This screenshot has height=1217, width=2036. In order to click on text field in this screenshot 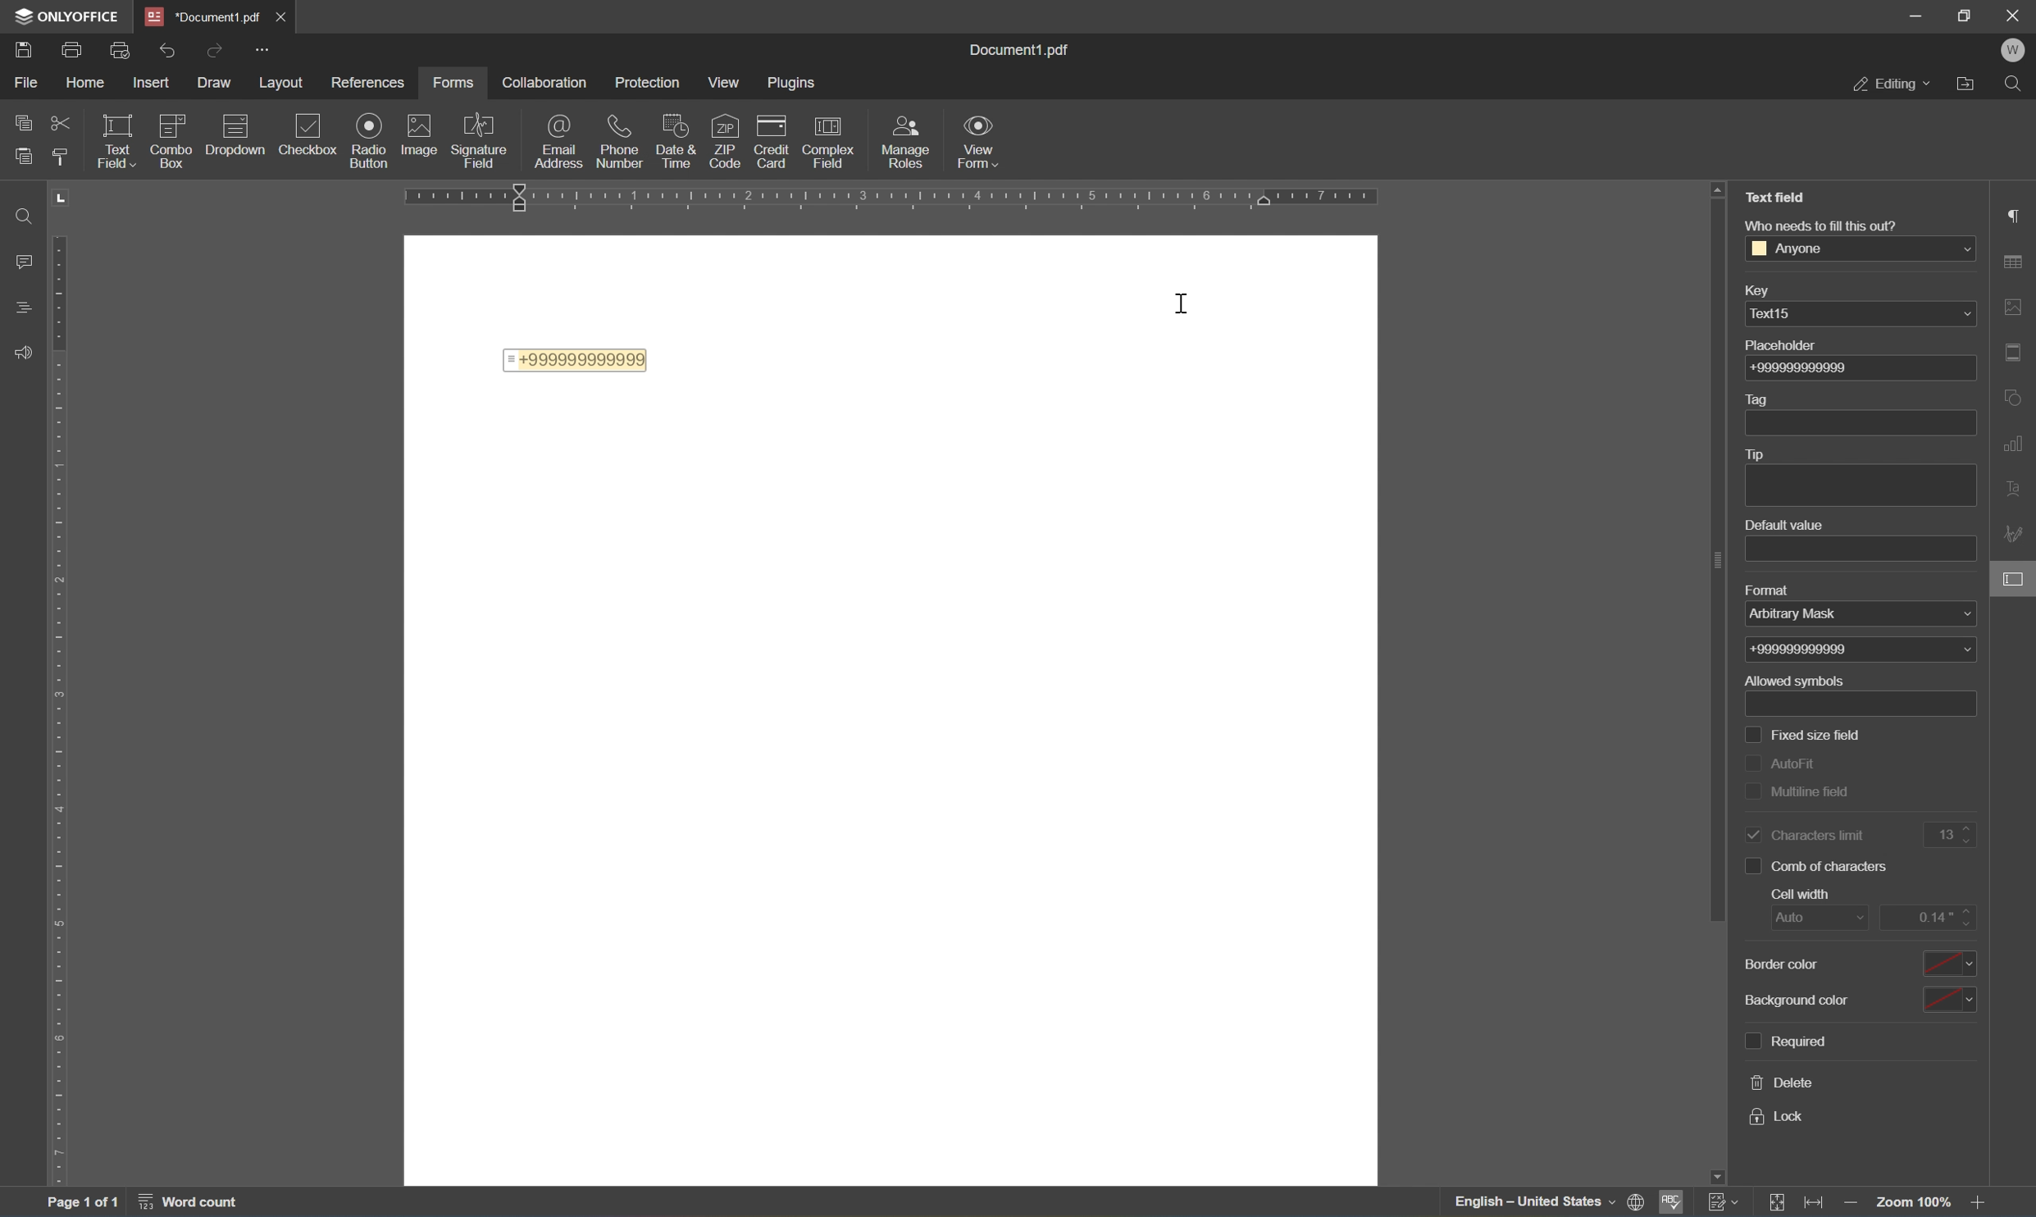, I will do `click(1773, 197)`.